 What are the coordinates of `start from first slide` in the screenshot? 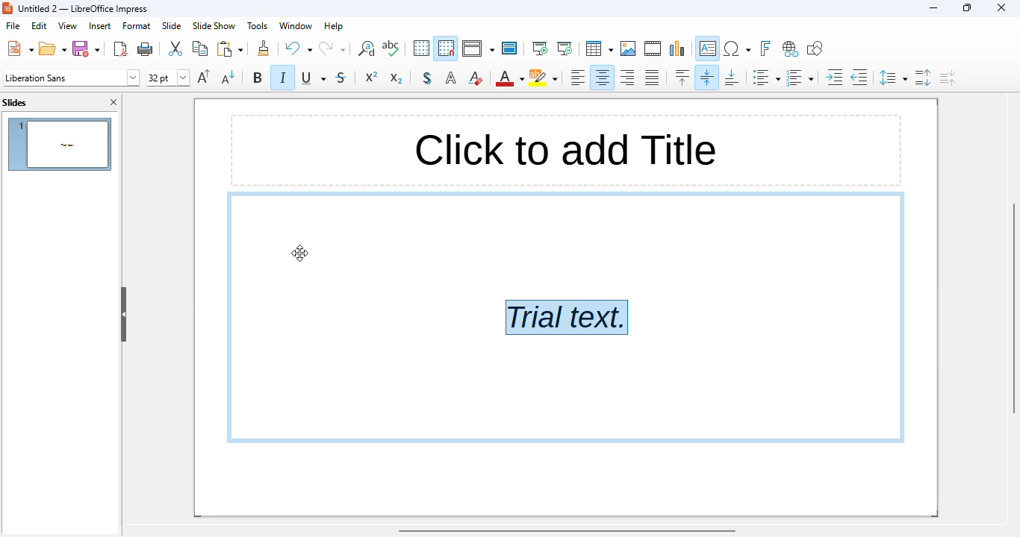 It's located at (541, 48).